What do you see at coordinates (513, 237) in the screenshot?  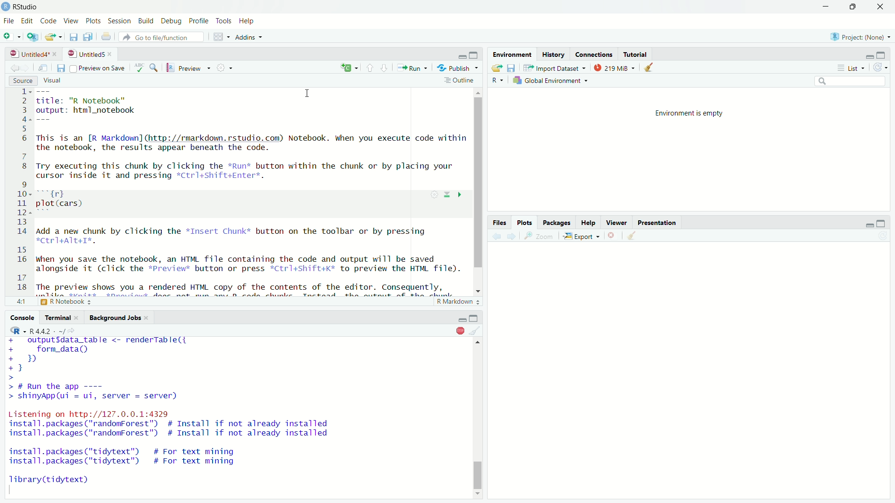 I see `next plot` at bounding box center [513, 237].